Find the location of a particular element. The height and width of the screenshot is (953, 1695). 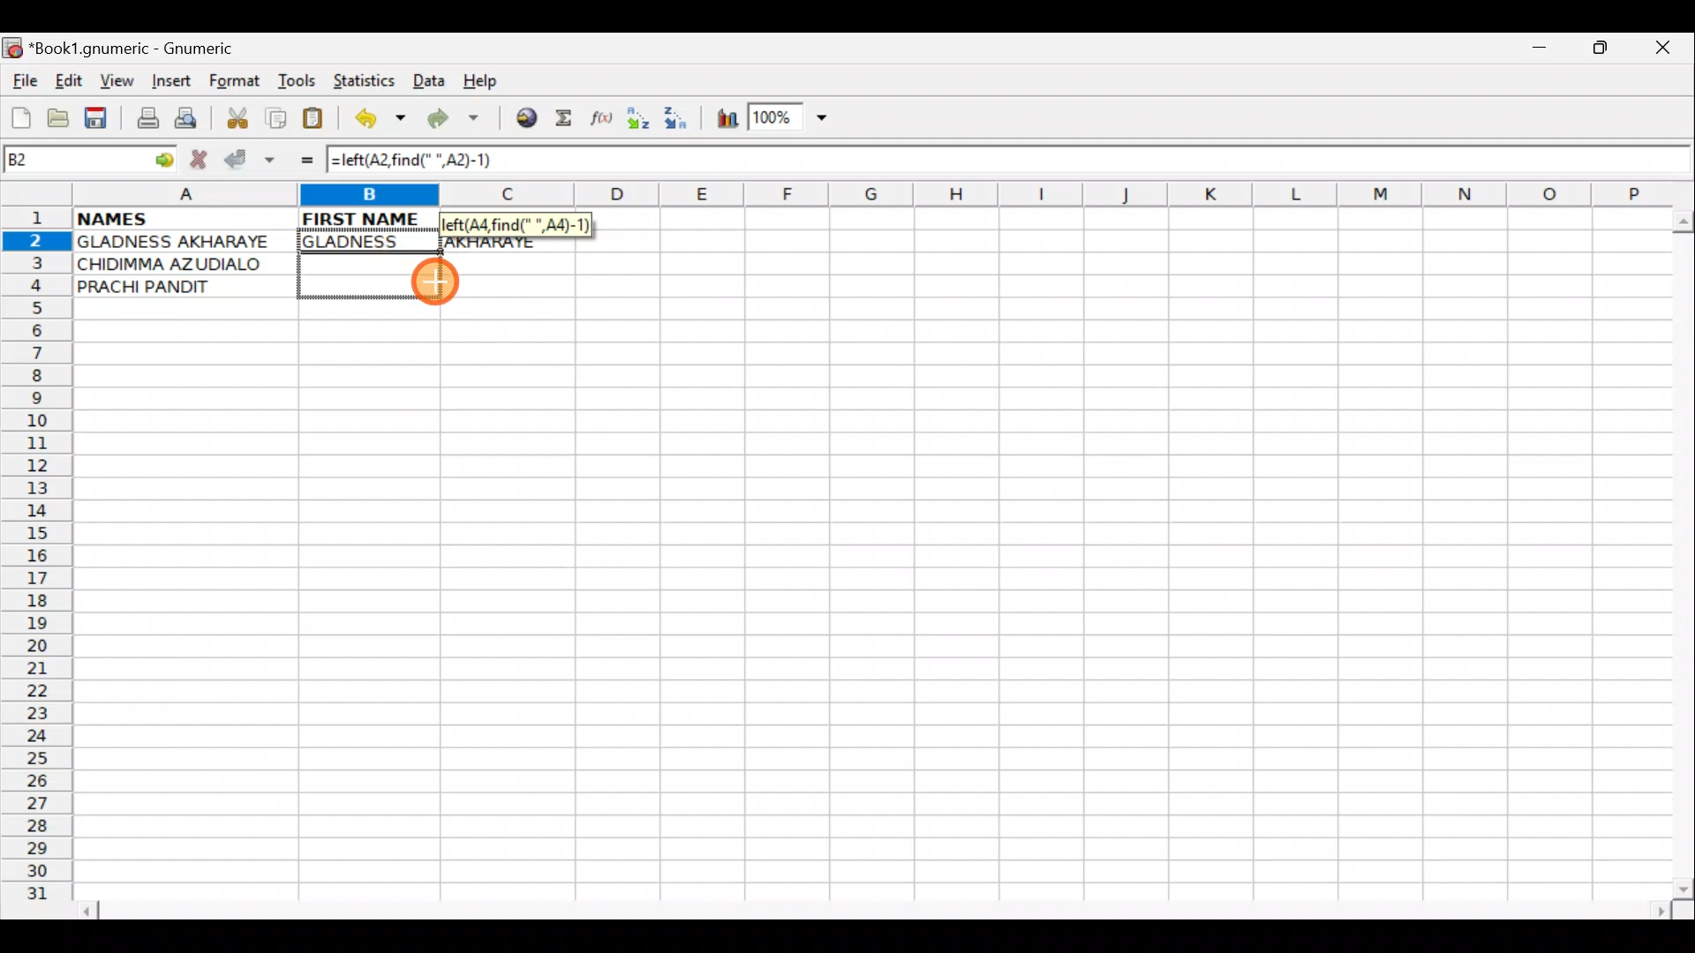

Cut selection is located at coordinates (237, 116).